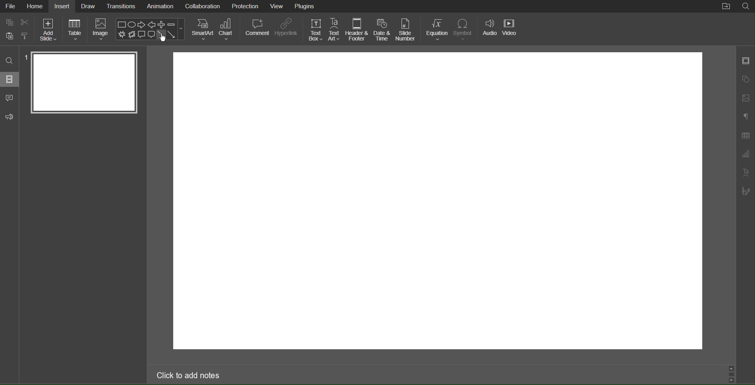 The width and height of the screenshot is (755, 385). I want to click on Comment, so click(10, 99).